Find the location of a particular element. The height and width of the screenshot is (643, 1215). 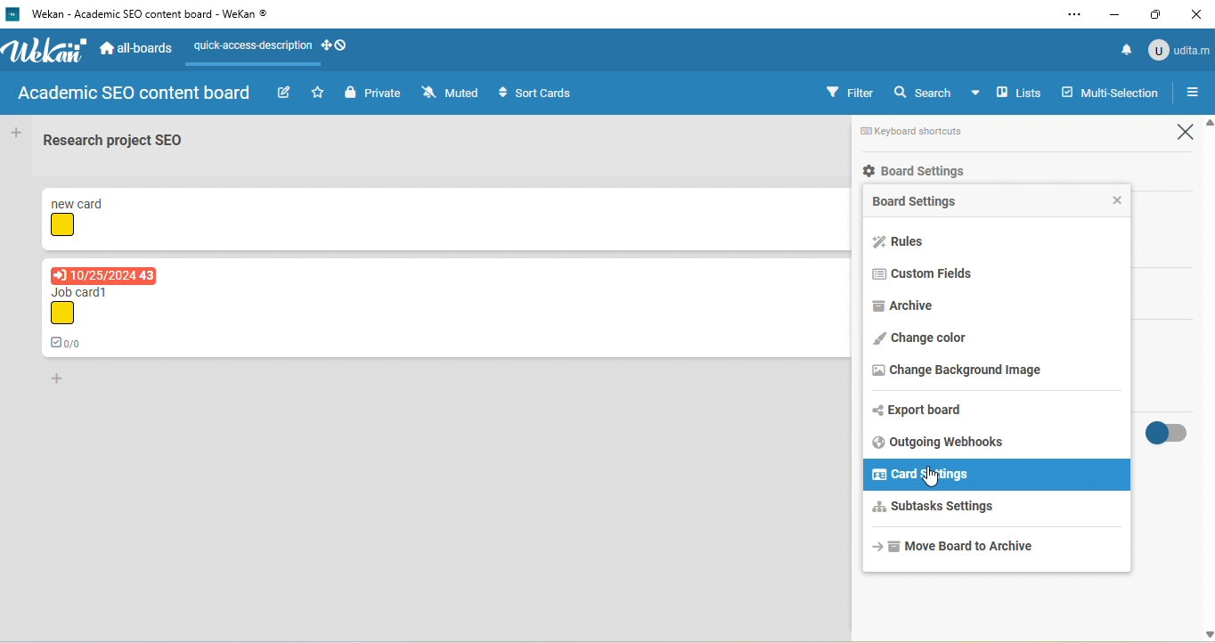

sort cards is located at coordinates (535, 93).